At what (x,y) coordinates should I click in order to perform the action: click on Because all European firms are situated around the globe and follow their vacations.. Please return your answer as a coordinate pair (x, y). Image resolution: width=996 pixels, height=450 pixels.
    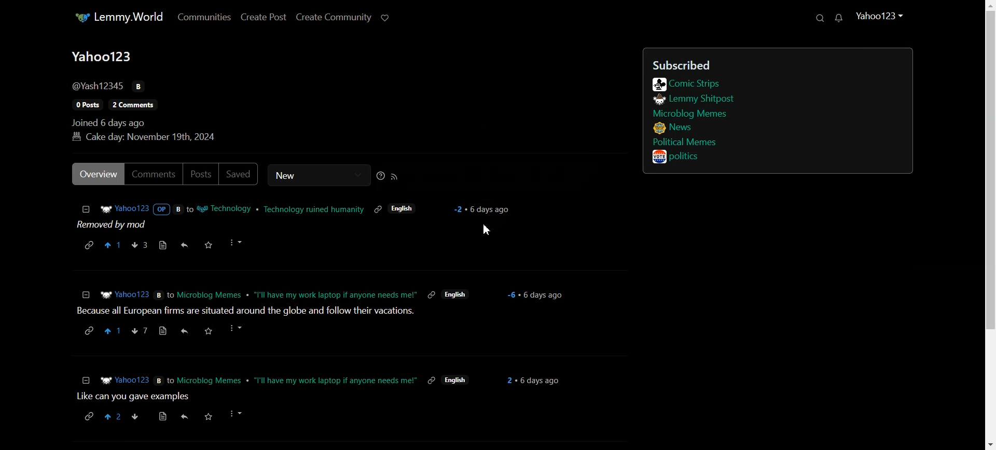
    Looking at the image, I should click on (246, 313).